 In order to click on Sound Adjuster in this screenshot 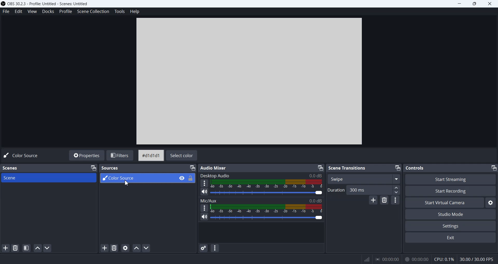, I will do `click(267, 193)`.